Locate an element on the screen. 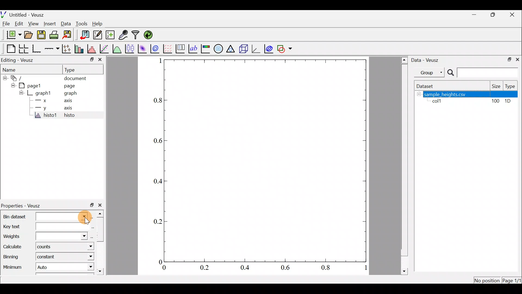 The width and height of the screenshot is (522, 294). Base graph is located at coordinates (36, 49).